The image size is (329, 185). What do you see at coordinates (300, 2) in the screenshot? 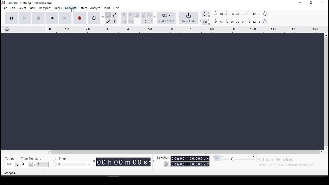
I see `` at bounding box center [300, 2].